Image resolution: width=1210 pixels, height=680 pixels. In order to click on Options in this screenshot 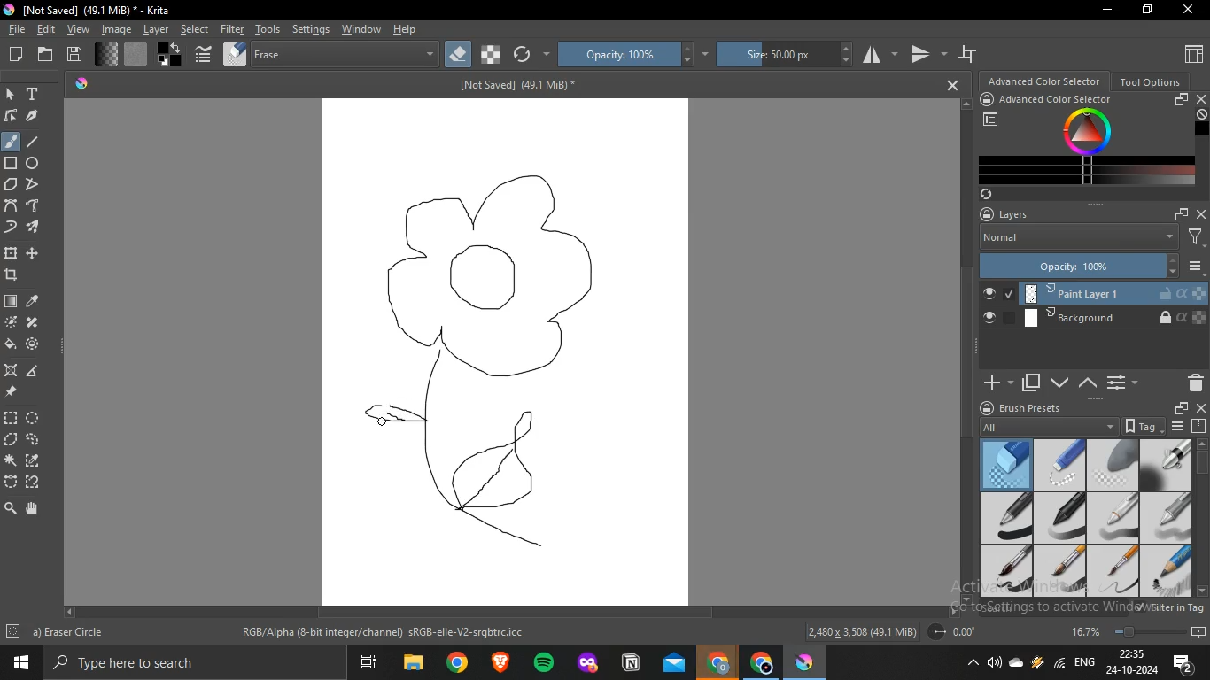, I will do `click(1121, 382)`.